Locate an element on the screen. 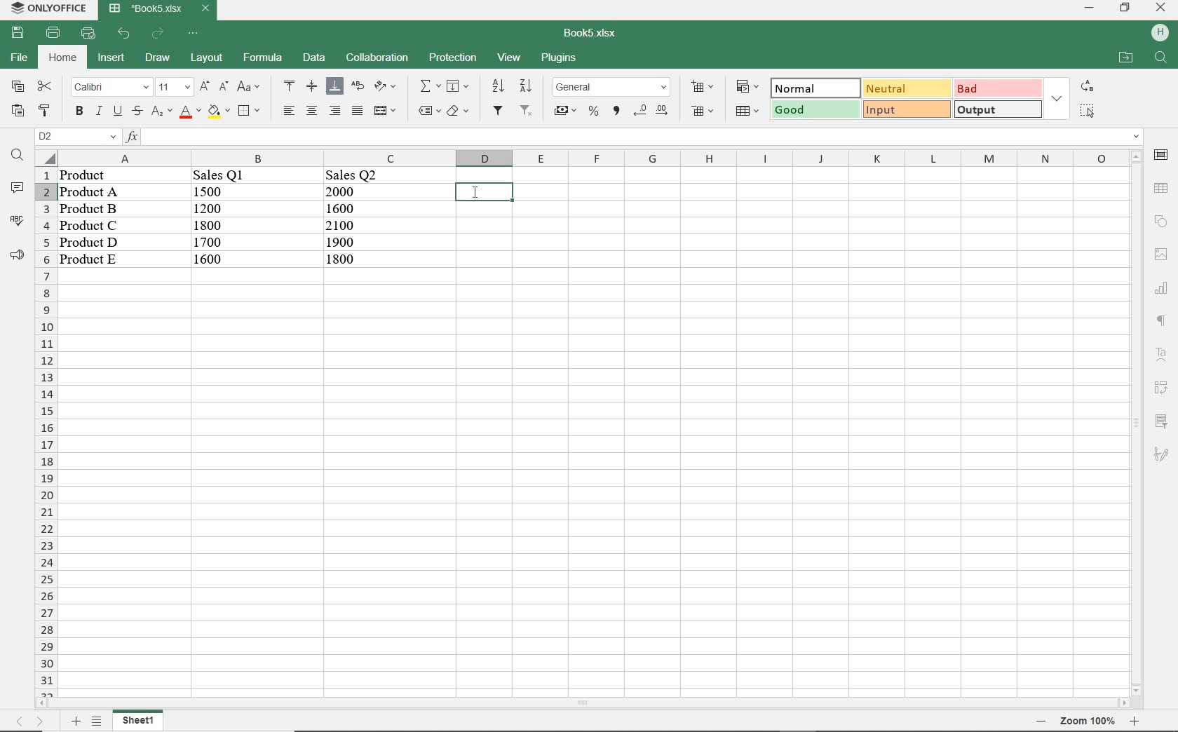 This screenshot has width=1178, height=732. columns is located at coordinates (588, 158).